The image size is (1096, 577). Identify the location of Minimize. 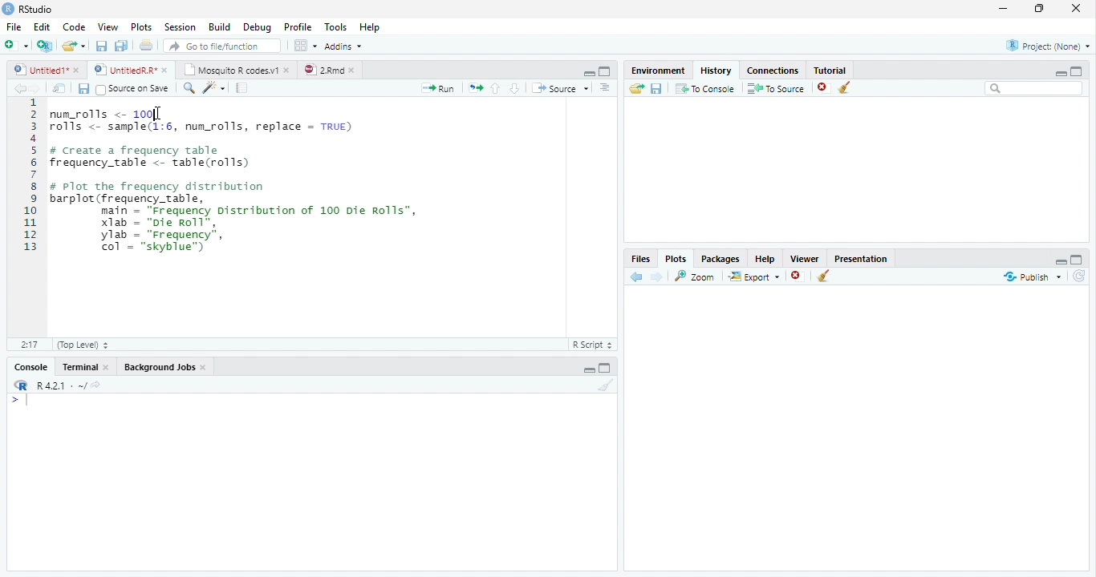
(1004, 9).